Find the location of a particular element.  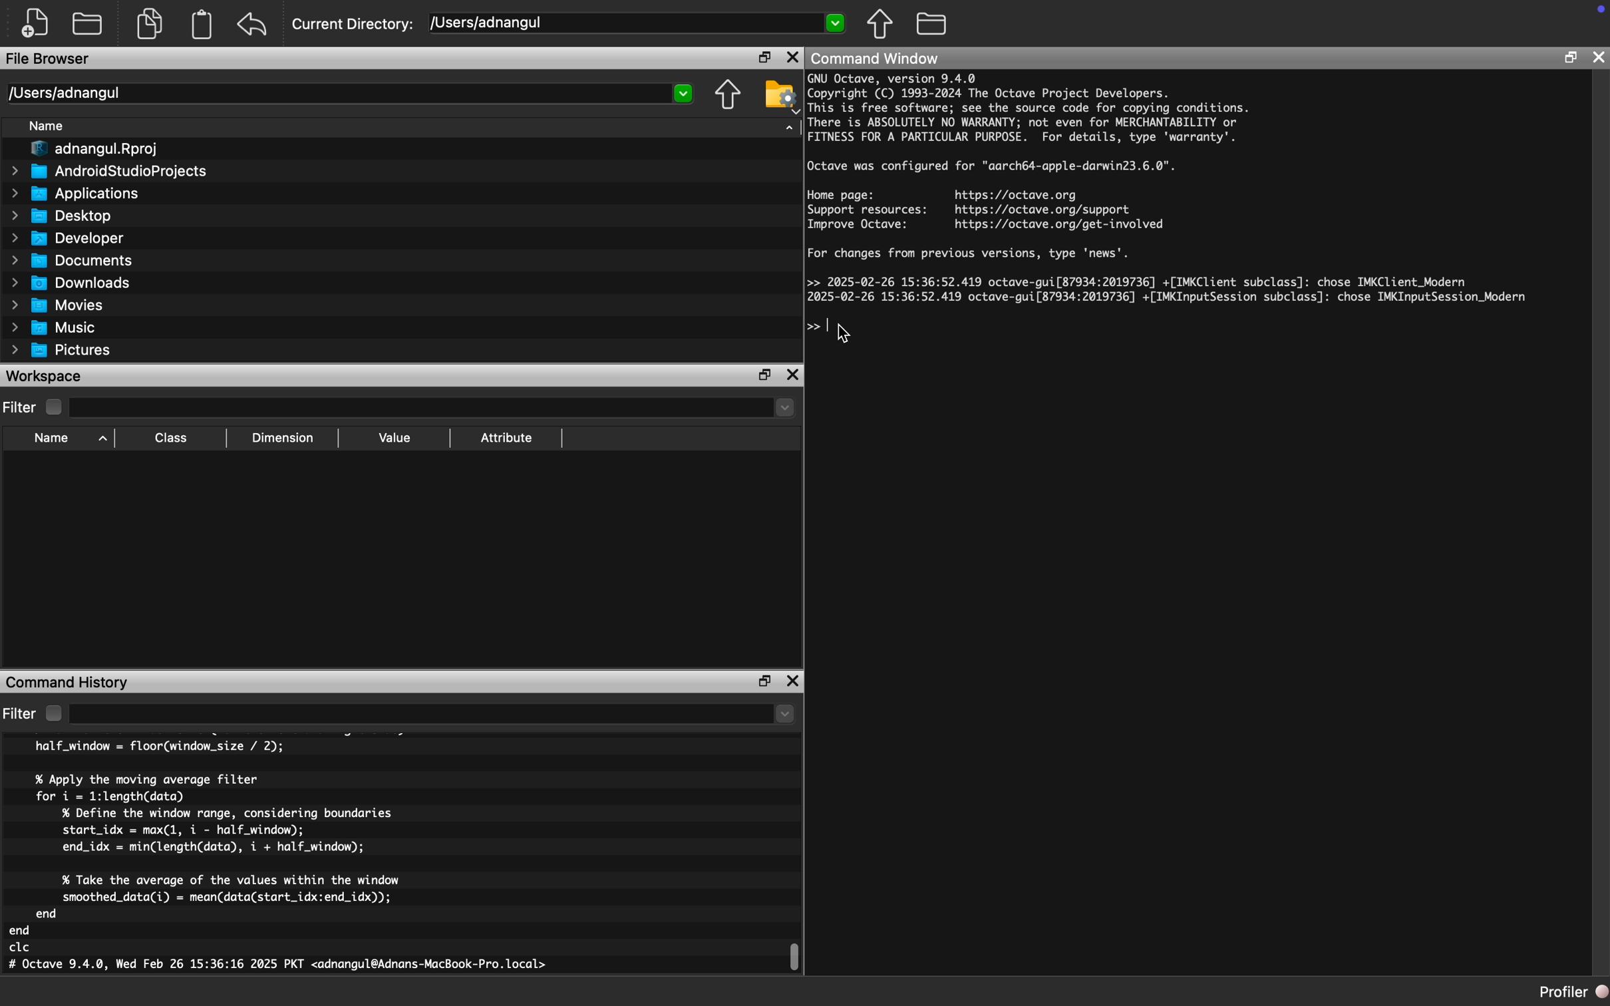

# Octave 9.4.0, Wed Feb 26 15:36:16 2025 PKT <adnangul@Adnans-MacBook-Pro.local> is located at coordinates (279, 966).